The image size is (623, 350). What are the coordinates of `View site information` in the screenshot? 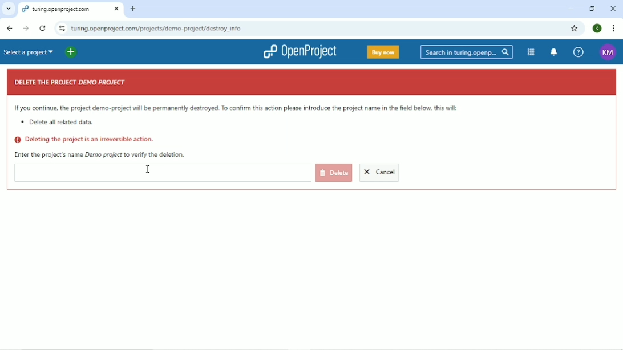 It's located at (62, 27).